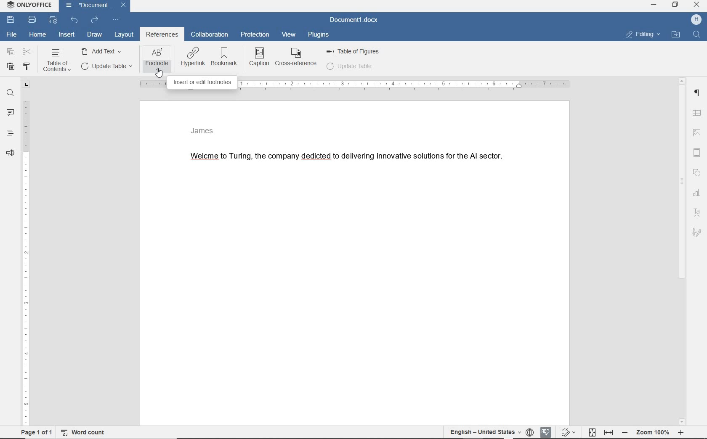 The width and height of the screenshot is (707, 439). I want to click on body text, so click(342, 158).